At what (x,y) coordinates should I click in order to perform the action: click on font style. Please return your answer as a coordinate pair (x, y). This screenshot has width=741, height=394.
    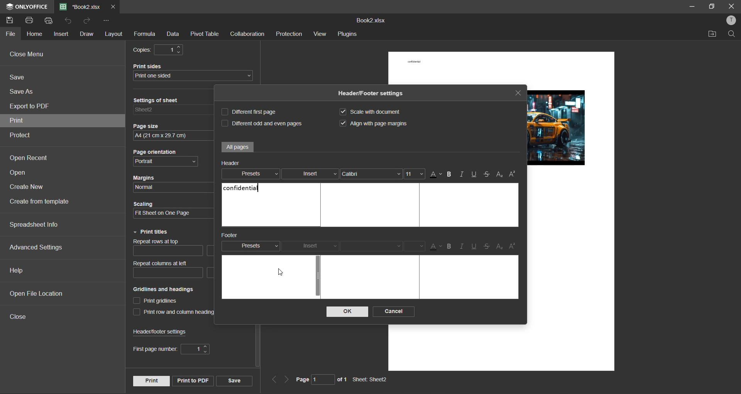
    Looking at the image, I should click on (372, 173).